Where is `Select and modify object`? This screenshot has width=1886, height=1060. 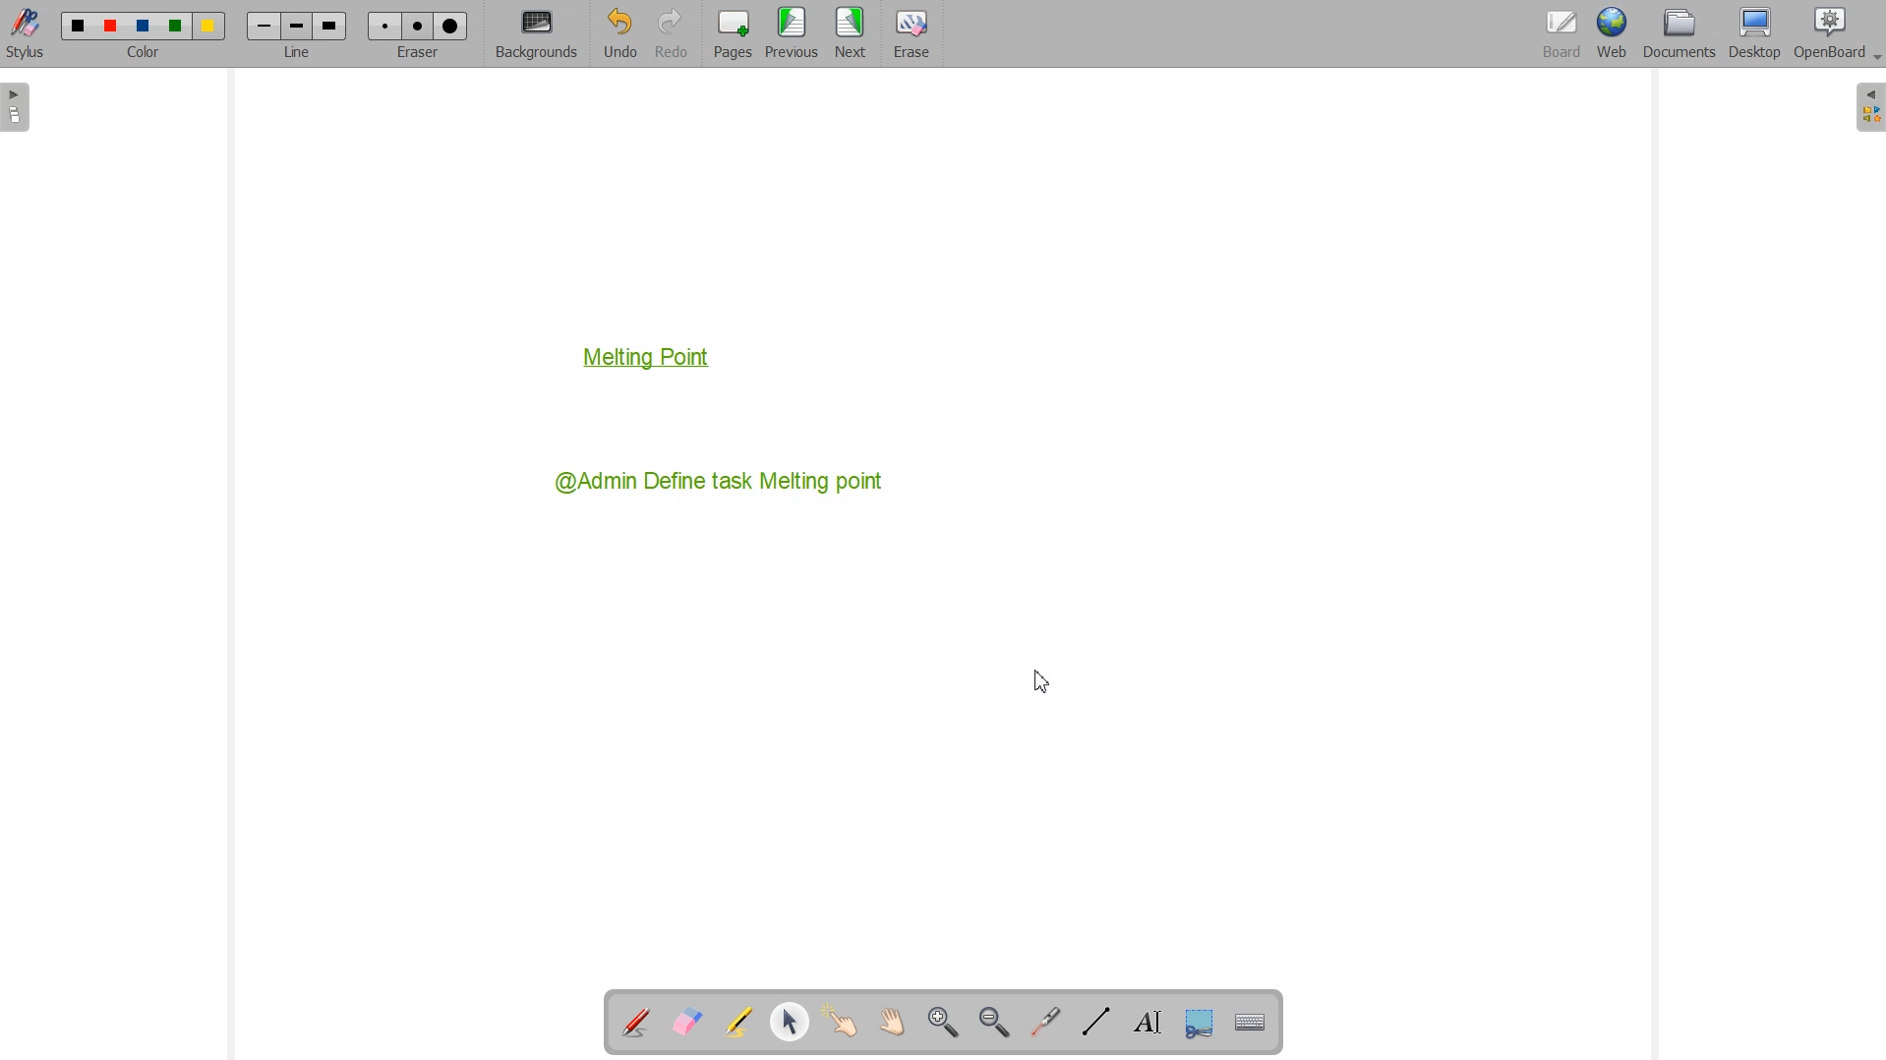 Select and modify object is located at coordinates (791, 1023).